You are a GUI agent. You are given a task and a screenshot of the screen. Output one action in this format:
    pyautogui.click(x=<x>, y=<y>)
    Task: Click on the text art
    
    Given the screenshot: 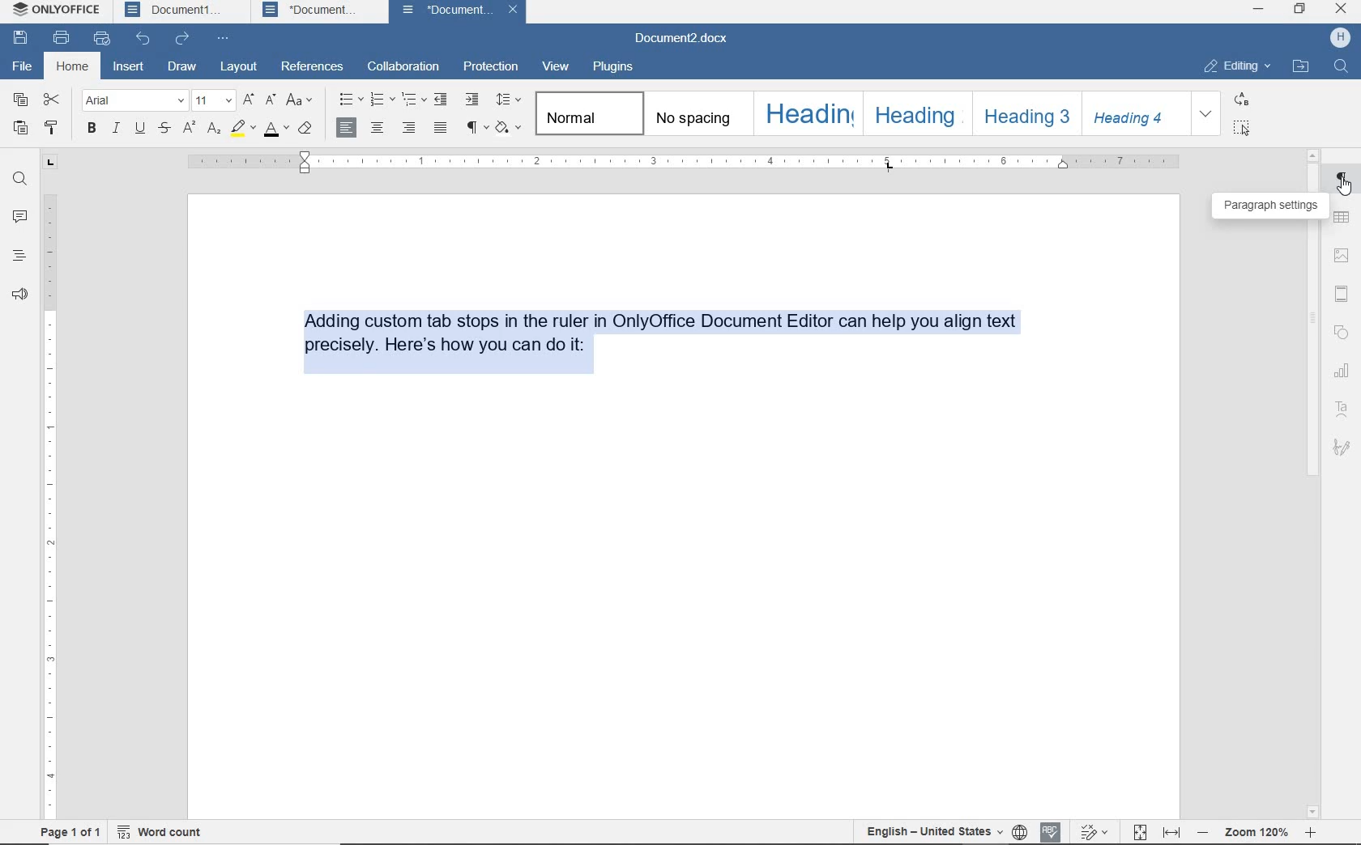 What is the action you would take?
    pyautogui.click(x=1343, y=403)
    